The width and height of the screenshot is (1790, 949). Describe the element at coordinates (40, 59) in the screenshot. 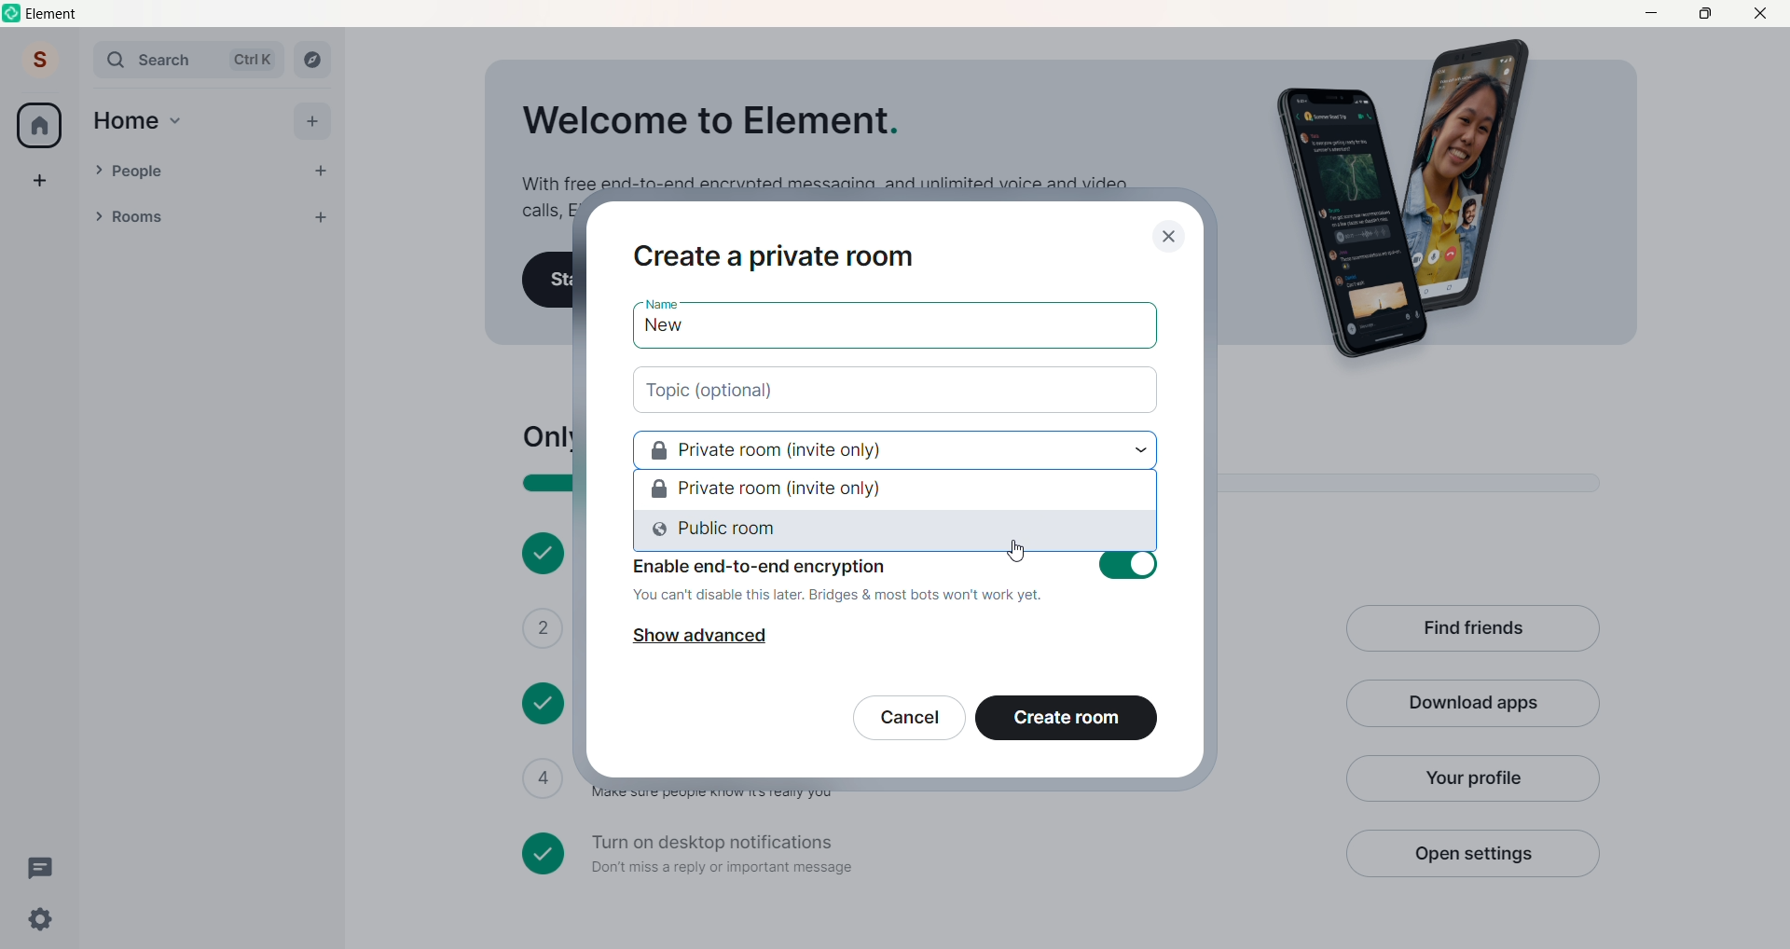

I see `Account` at that location.